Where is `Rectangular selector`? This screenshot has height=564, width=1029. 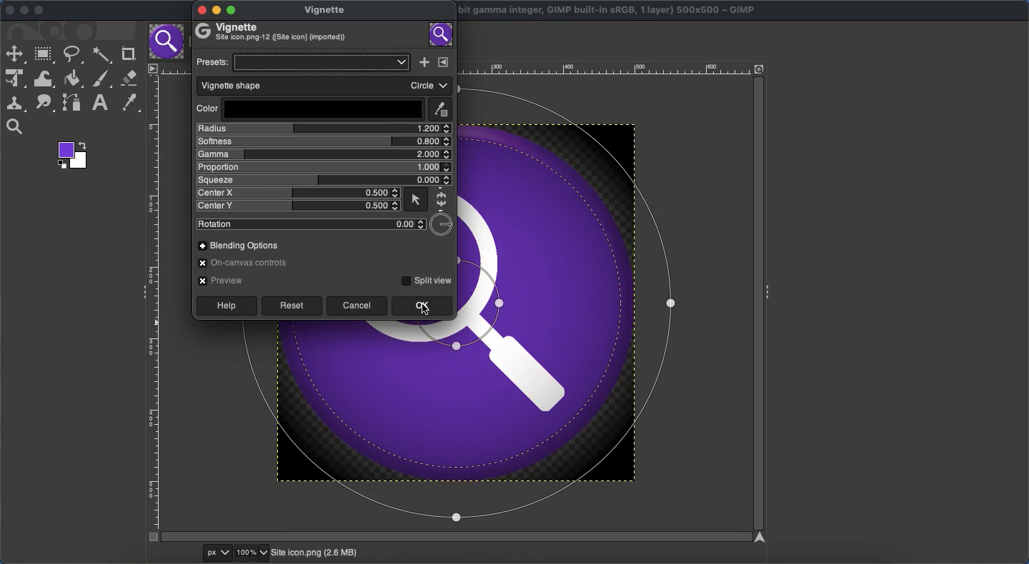
Rectangular selector is located at coordinates (44, 56).